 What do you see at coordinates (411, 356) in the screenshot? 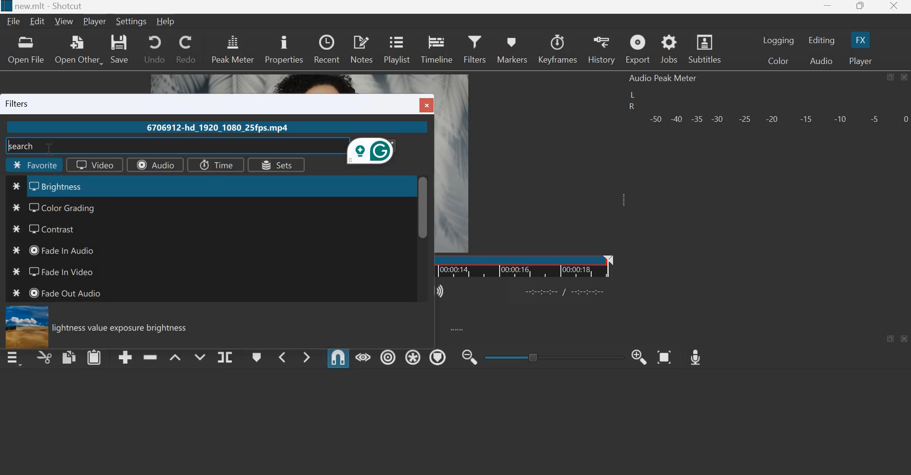
I see `Ripple all tracks` at bounding box center [411, 356].